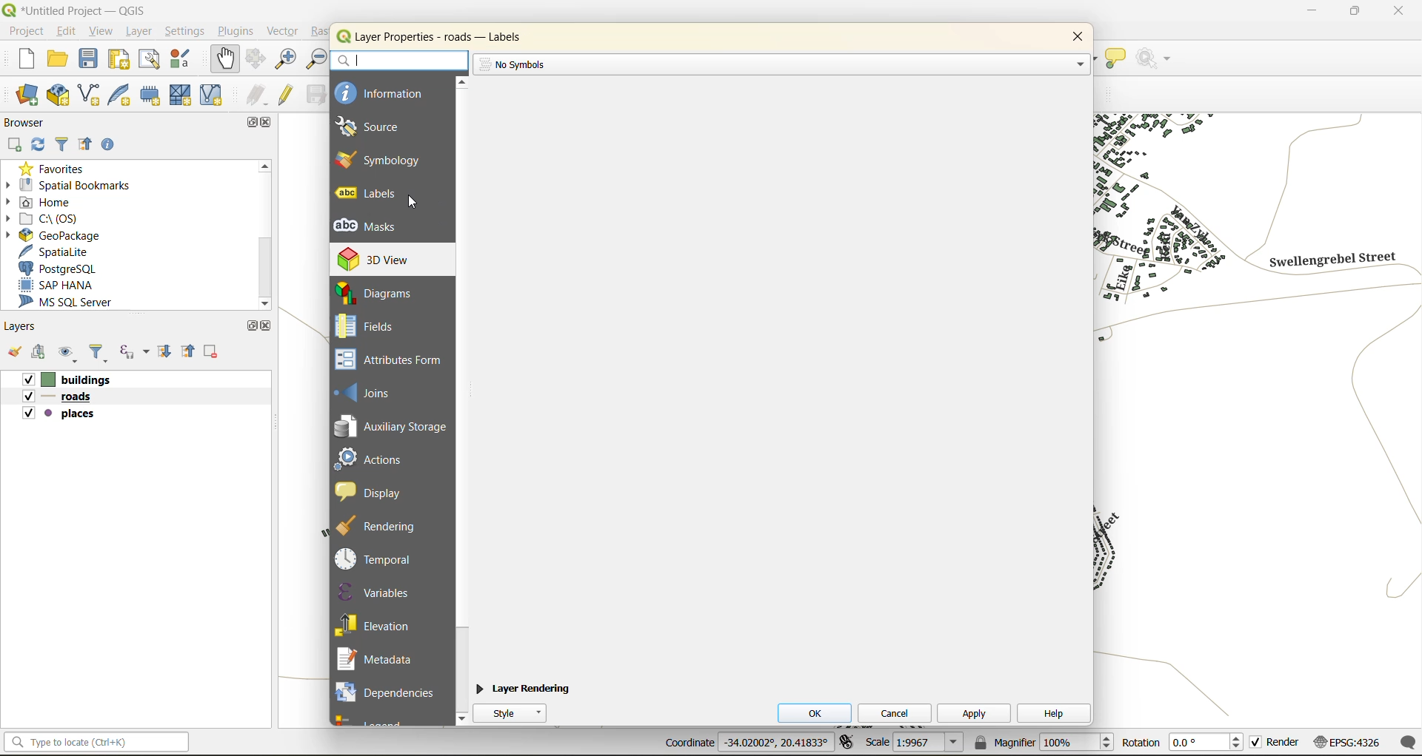 This screenshot has height=756, width=1422. I want to click on collapse all, so click(85, 144).